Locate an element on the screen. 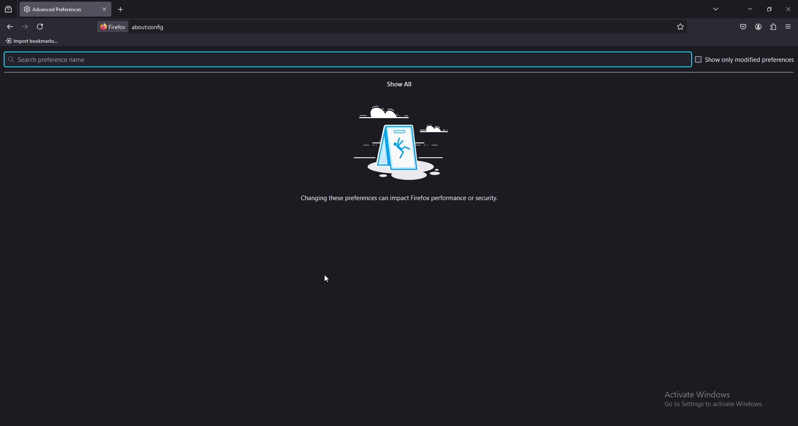 The image size is (798, 426). search preference name is located at coordinates (347, 59).